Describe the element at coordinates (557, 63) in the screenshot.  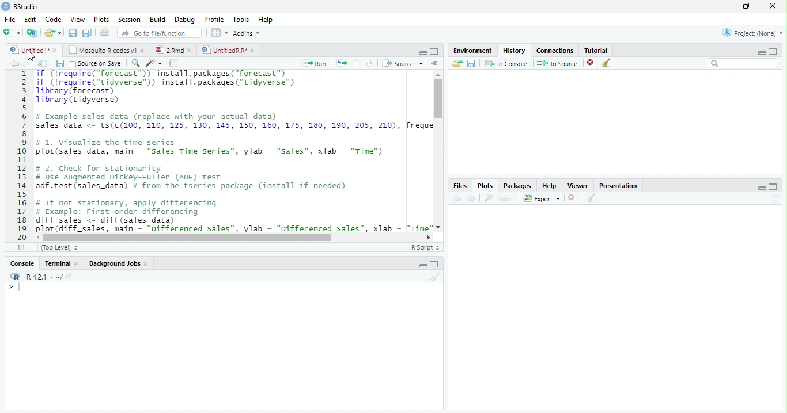
I see `To Source` at that location.